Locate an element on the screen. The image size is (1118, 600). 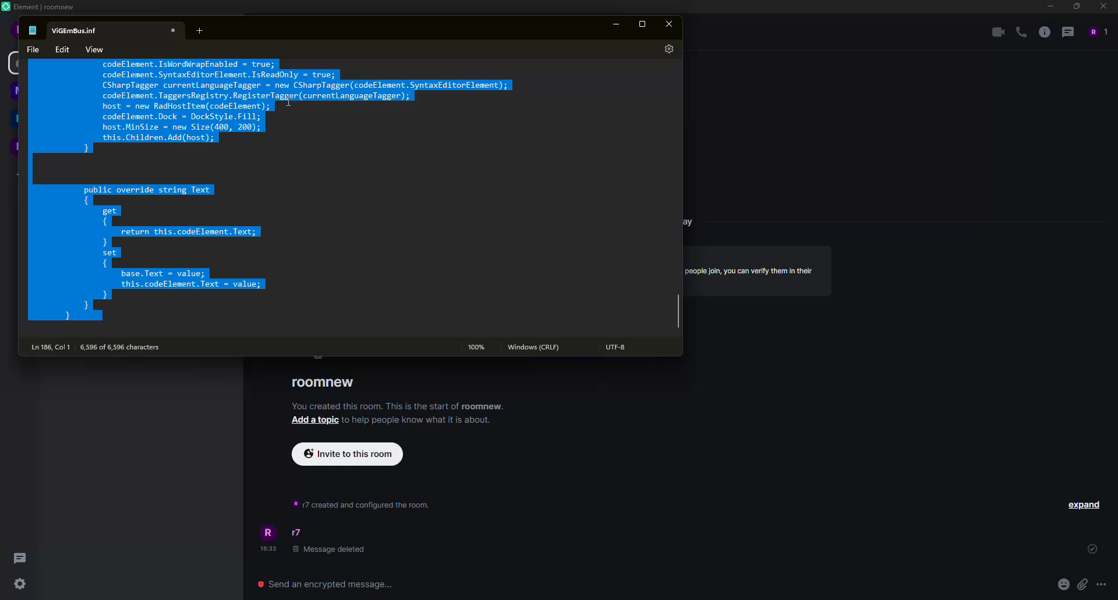
quick settings is located at coordinates (21, 585).